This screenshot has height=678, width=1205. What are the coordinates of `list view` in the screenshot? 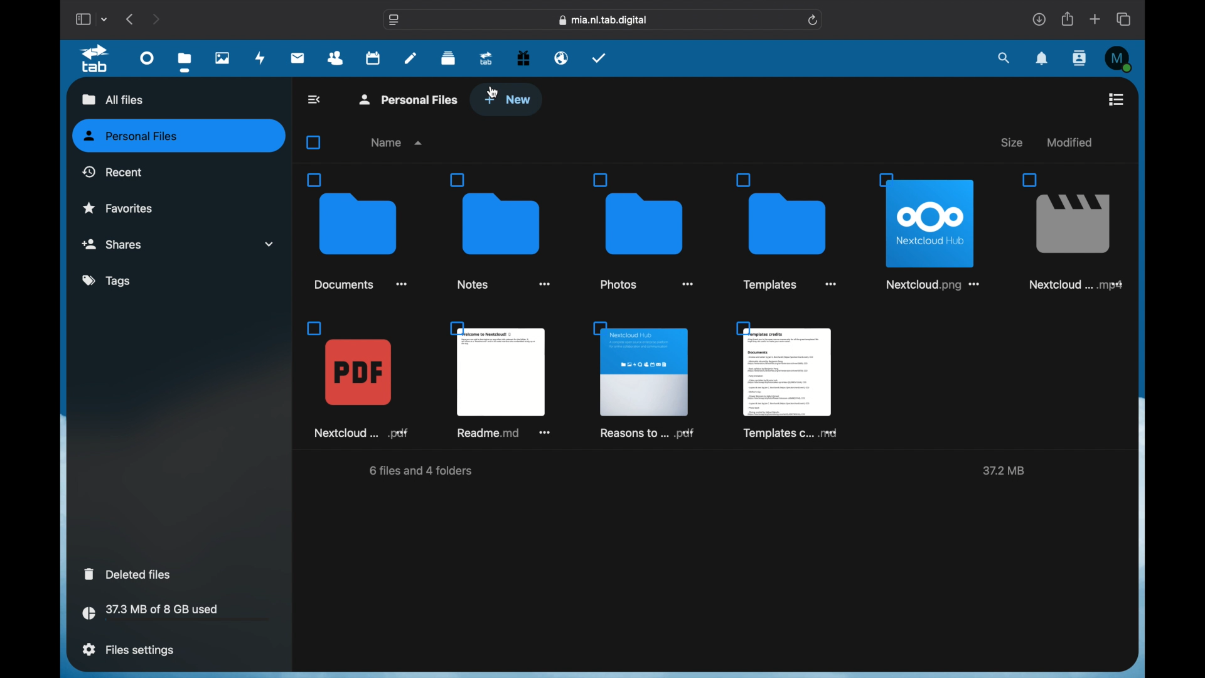 It's located at (1116, 99).